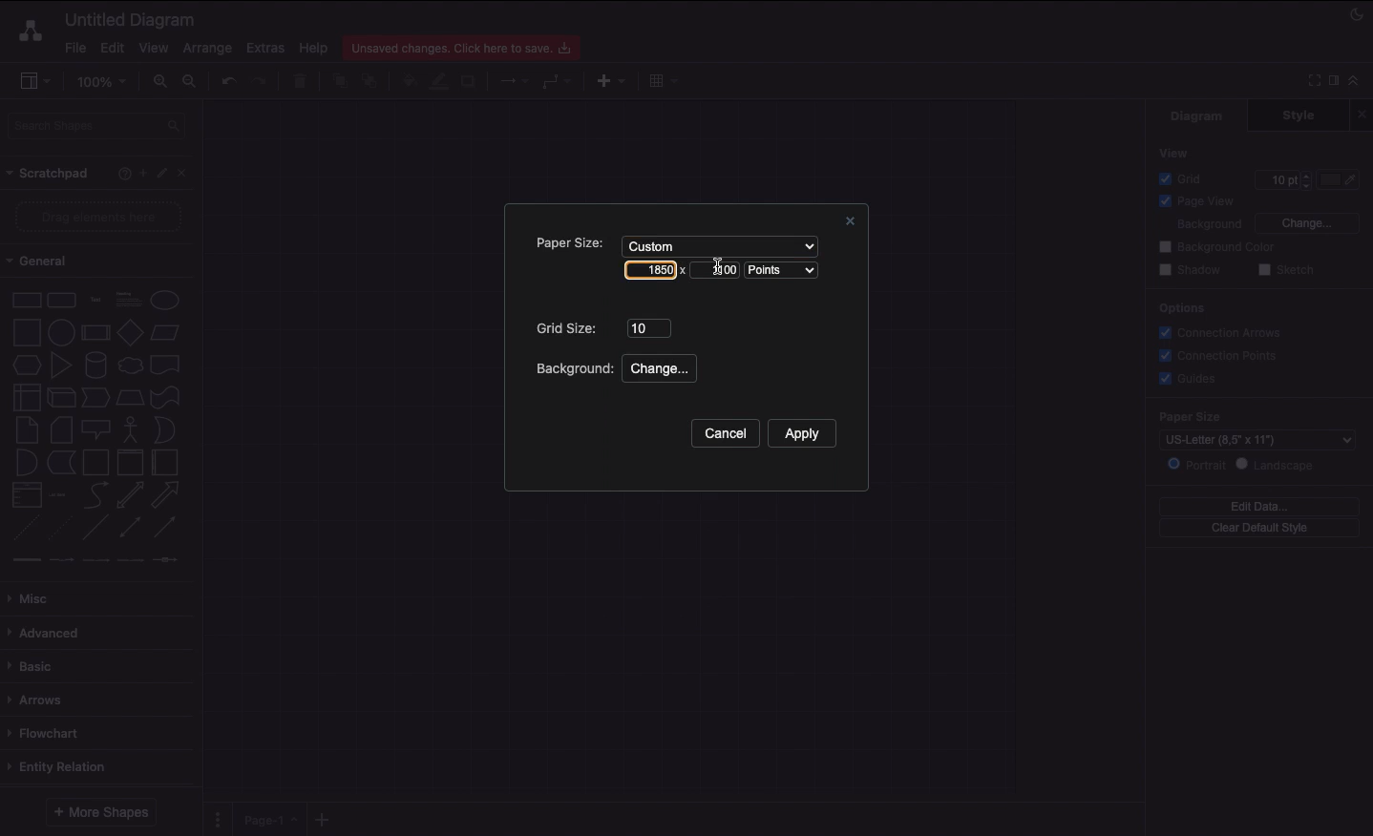  Describe the element at coordinates (259, 82) in the screenshot. I see `Redo` at that location.